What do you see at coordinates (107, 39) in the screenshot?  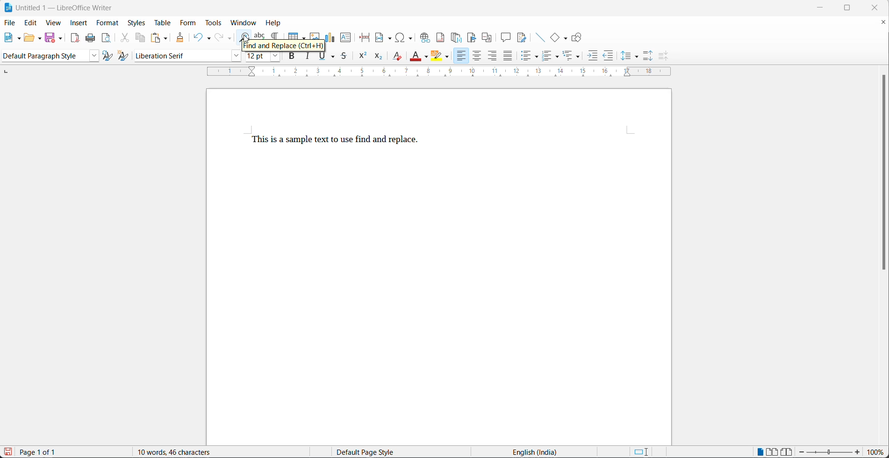 I see `print preview` at bounding box center [107, 39].